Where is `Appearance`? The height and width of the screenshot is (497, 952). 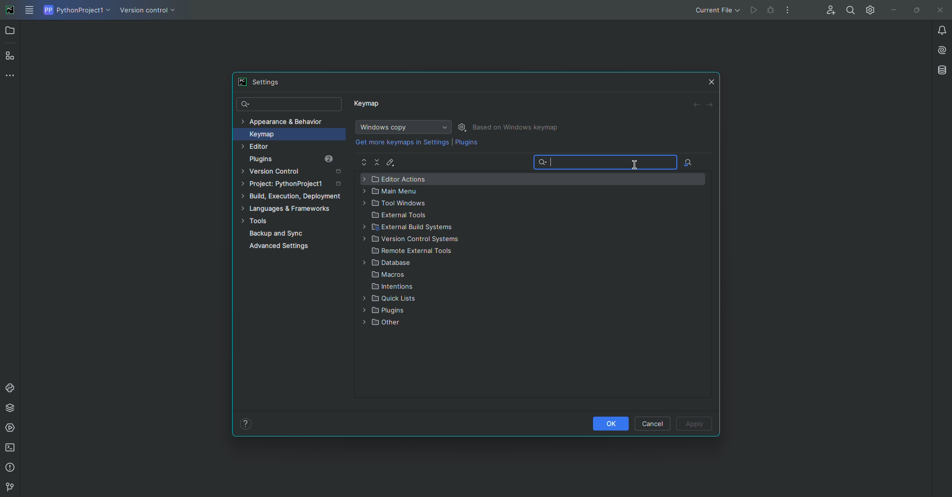 Appearance is located at coordinates (283, 121).